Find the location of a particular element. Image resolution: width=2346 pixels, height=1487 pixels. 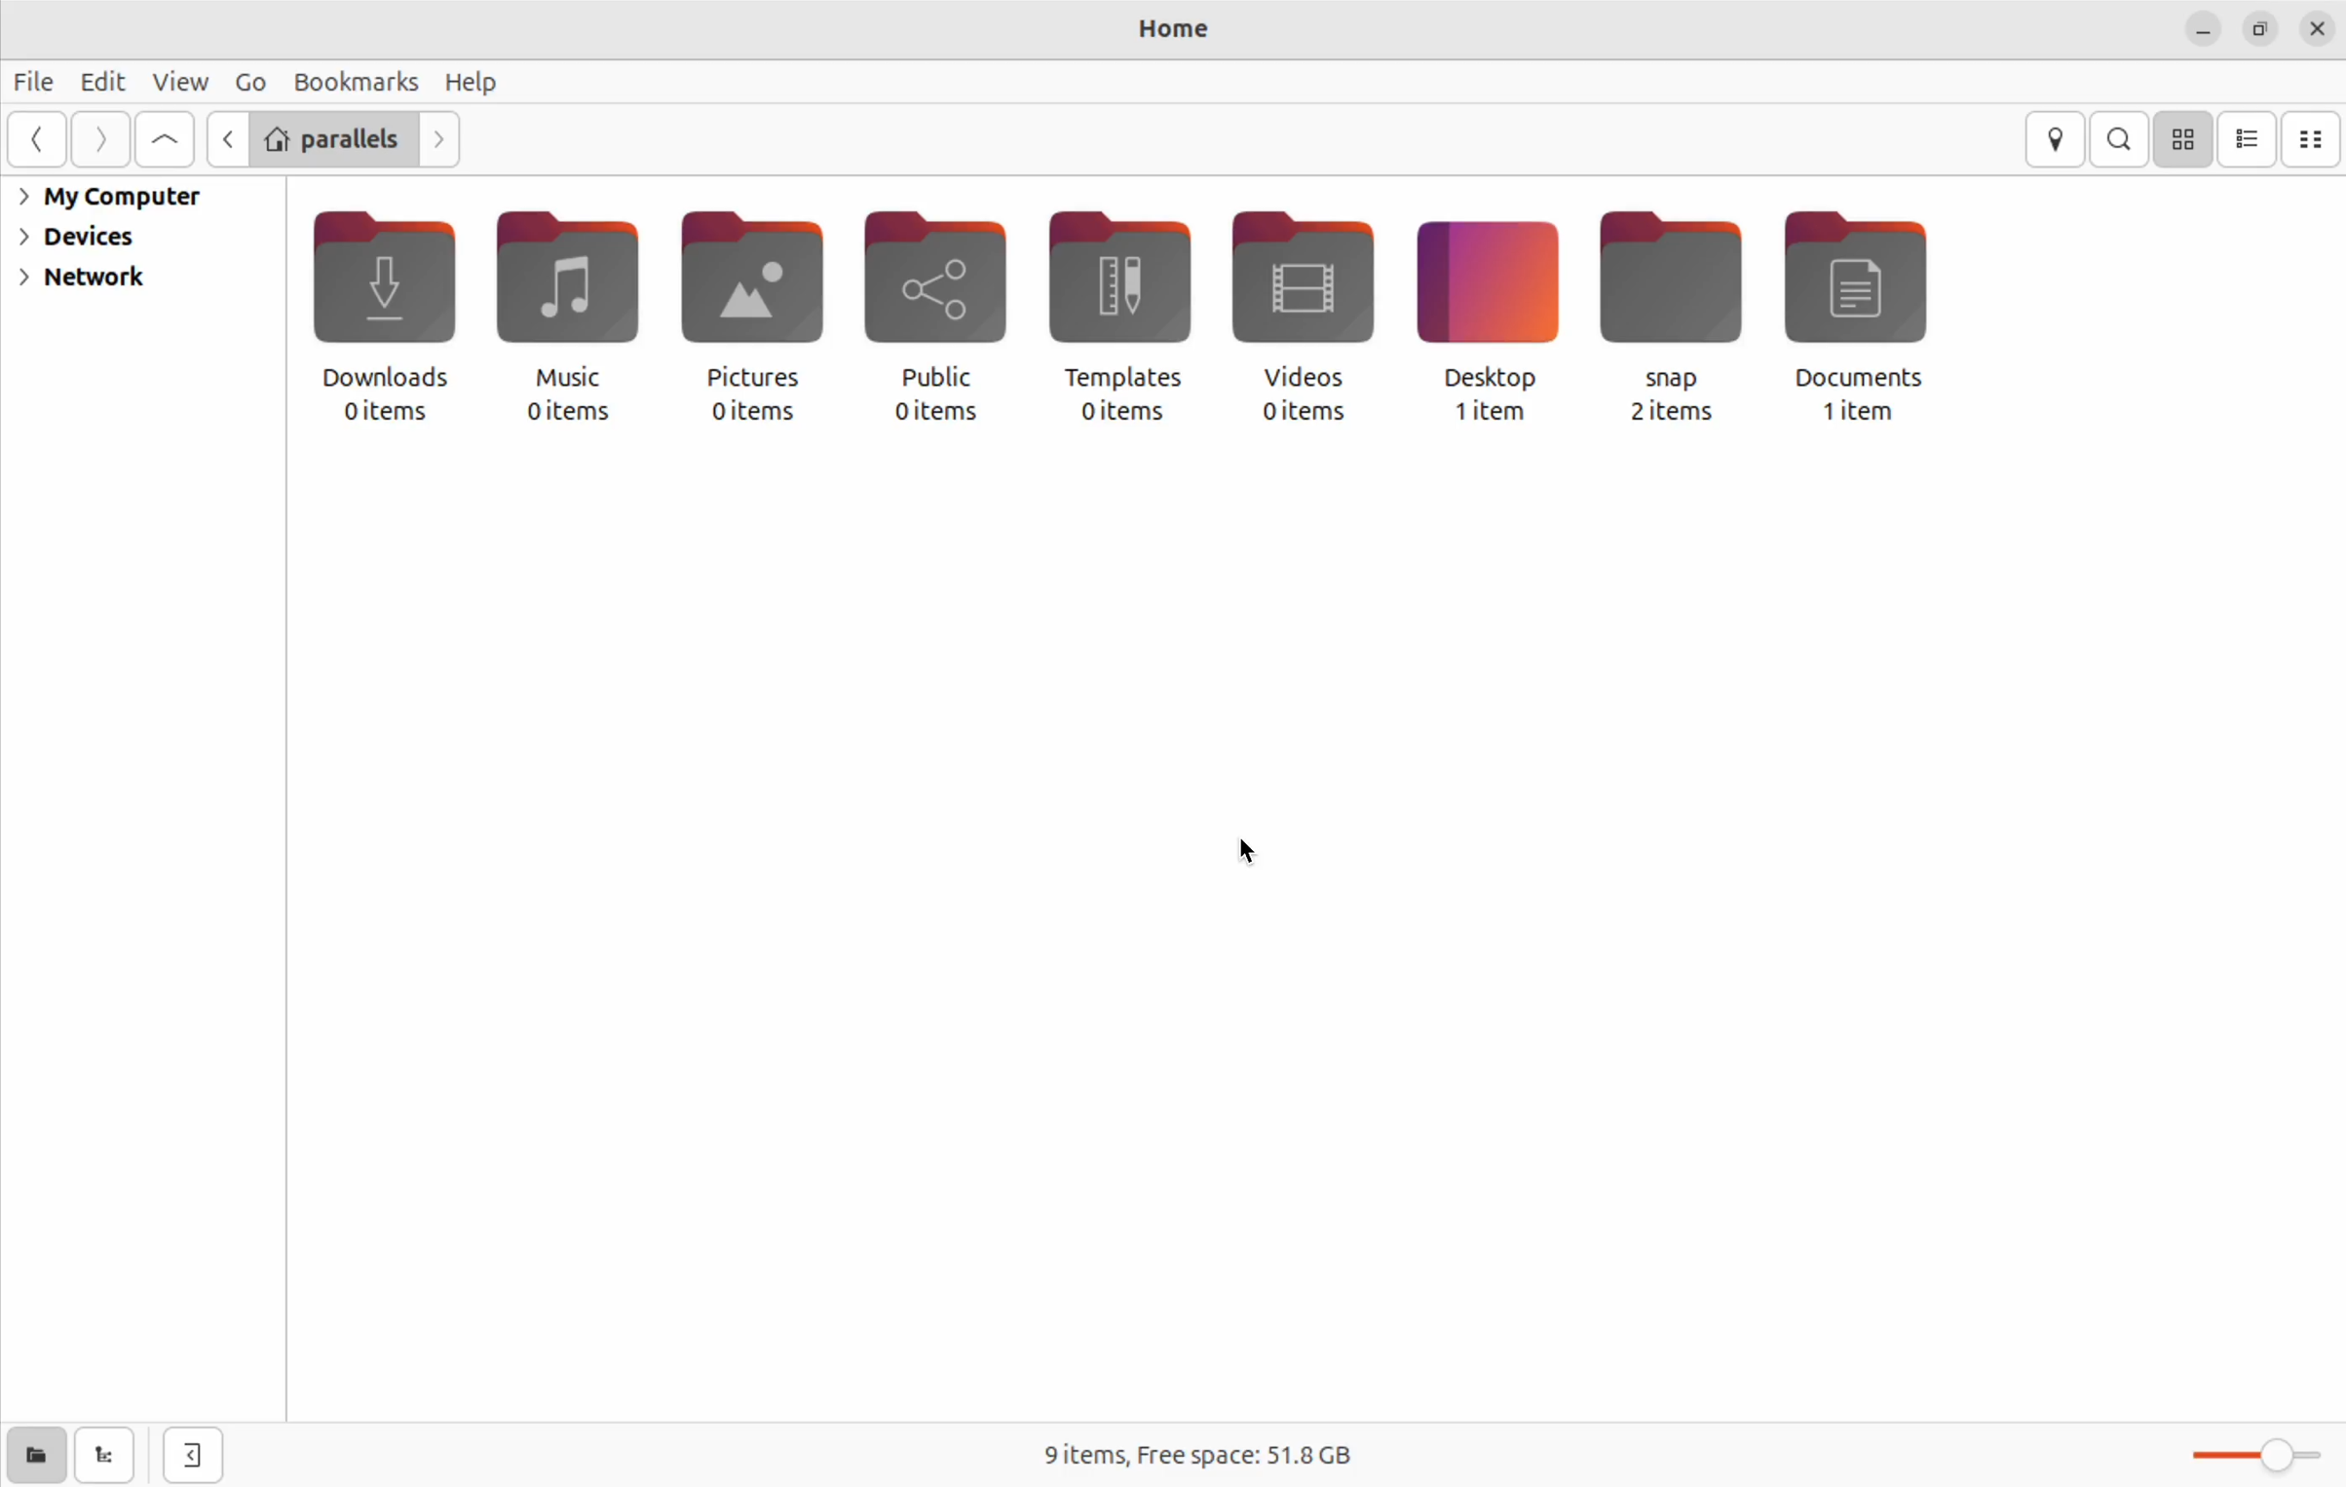

parallels is located at coordinates (332, 136).